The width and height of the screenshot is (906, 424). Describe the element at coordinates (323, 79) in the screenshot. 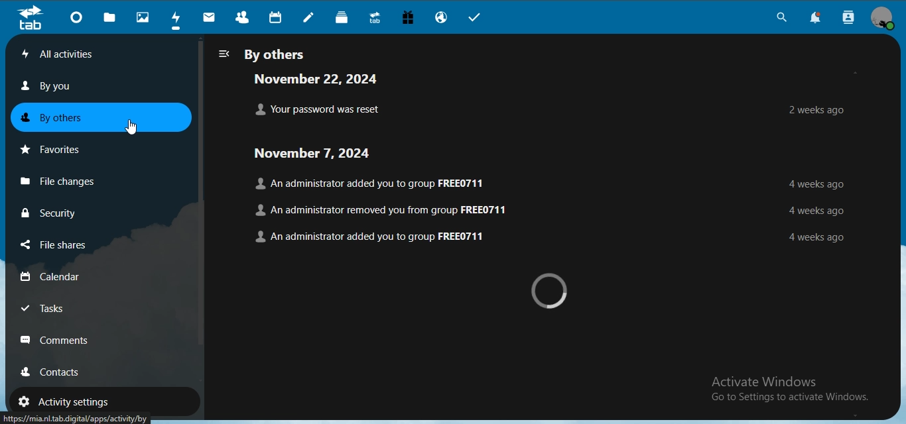

I see `November 22, 2024` at that location.